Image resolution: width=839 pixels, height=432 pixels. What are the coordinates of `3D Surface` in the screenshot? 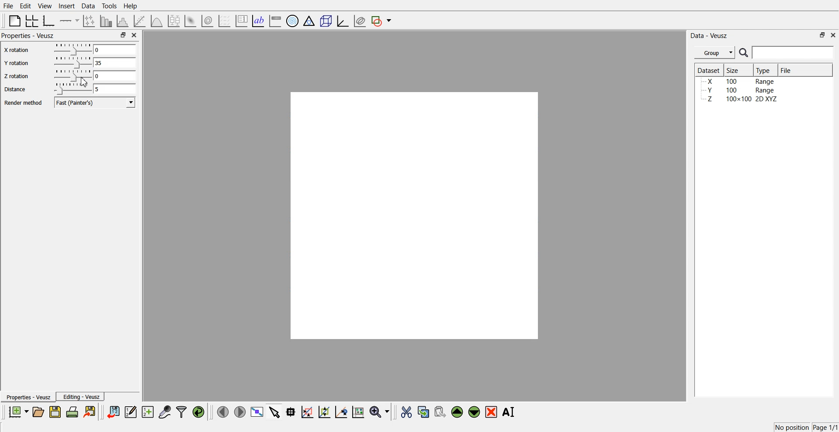 It's located at (190, 21).